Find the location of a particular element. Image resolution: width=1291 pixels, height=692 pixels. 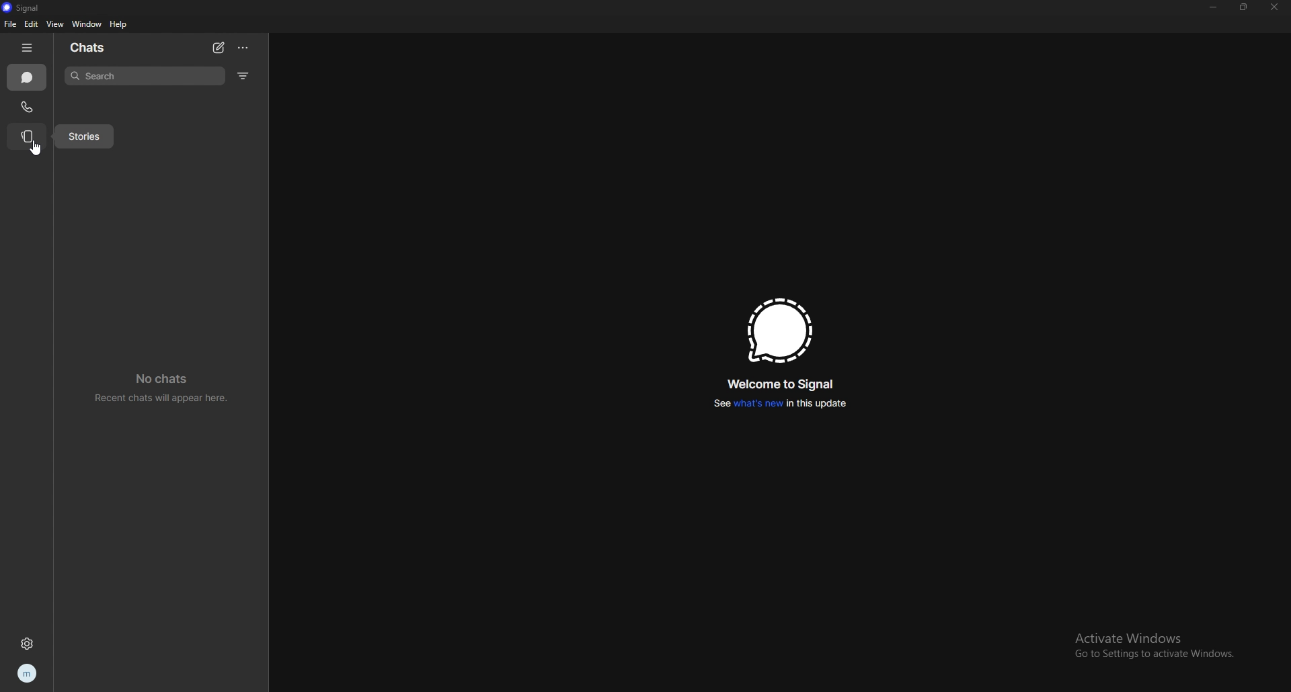

chats is located at coordinates (28, 78).